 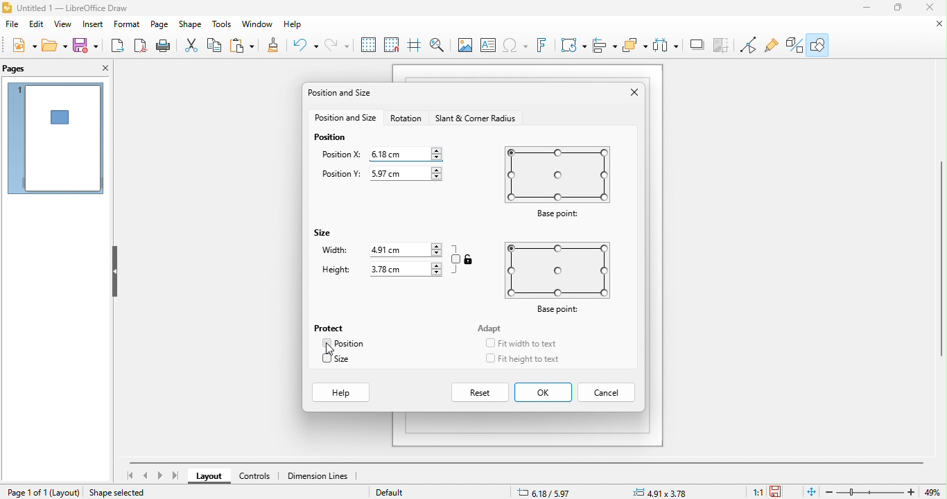 I want to click on 6.18 cm, so click(x=405, y=153).